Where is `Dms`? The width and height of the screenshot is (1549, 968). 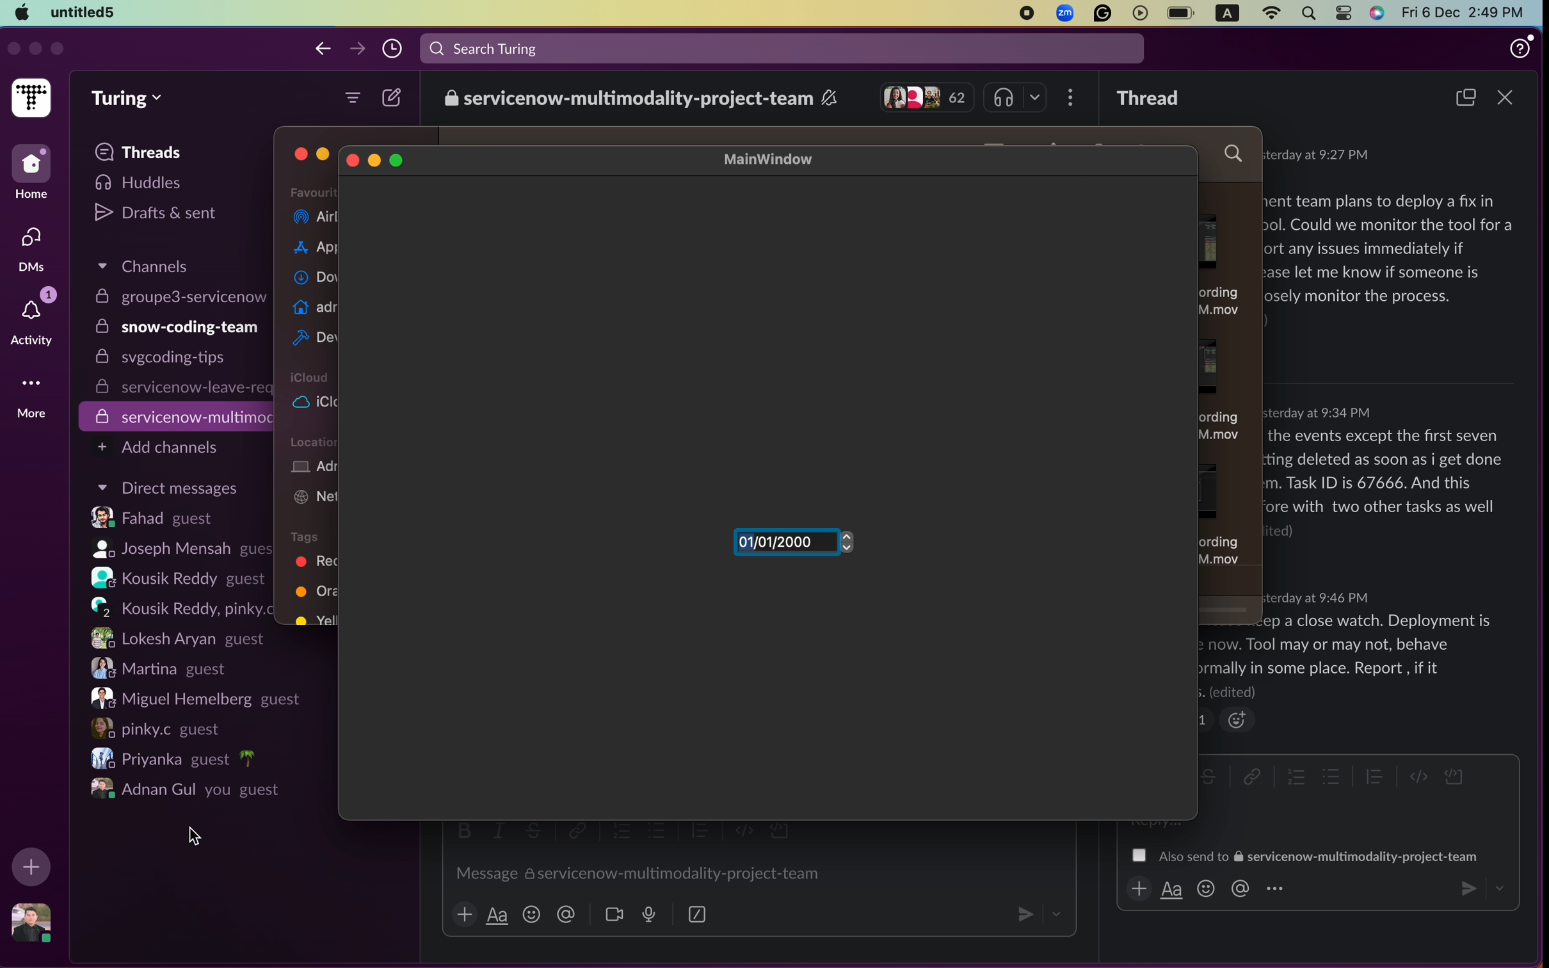
Dms is located at coordinates (34, 247).